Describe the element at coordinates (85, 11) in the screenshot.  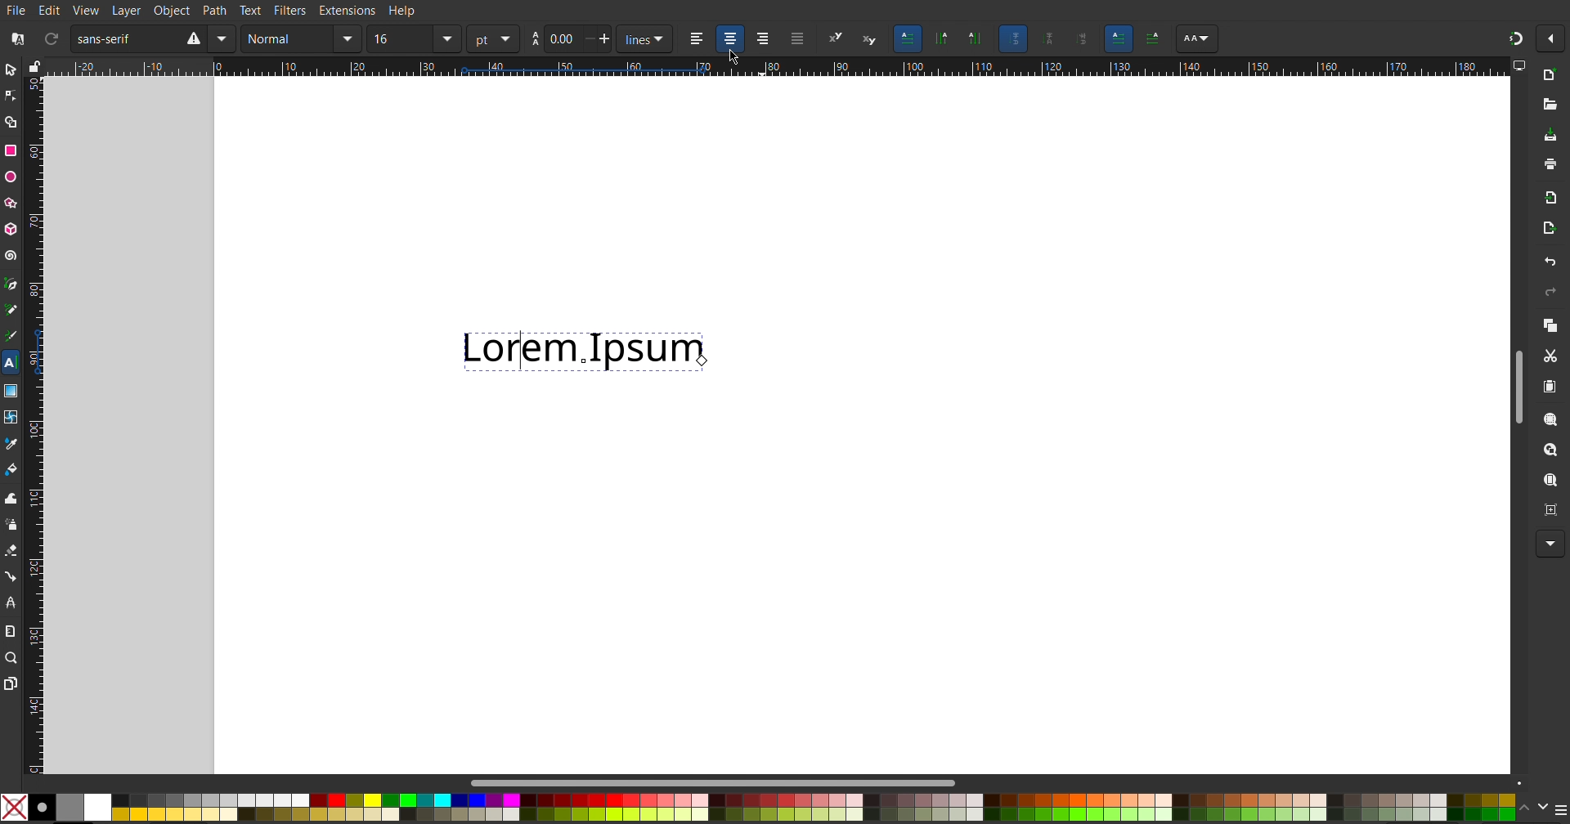
I see `View` at that location.